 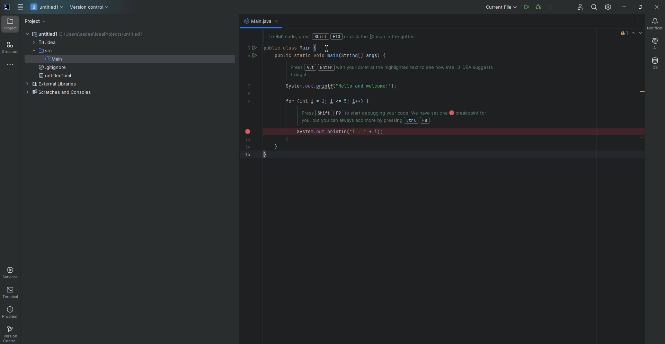 What do you see at coordinates (11, 64) in the screenshot?
I see `More Tools` at bounding box center [11, 64].